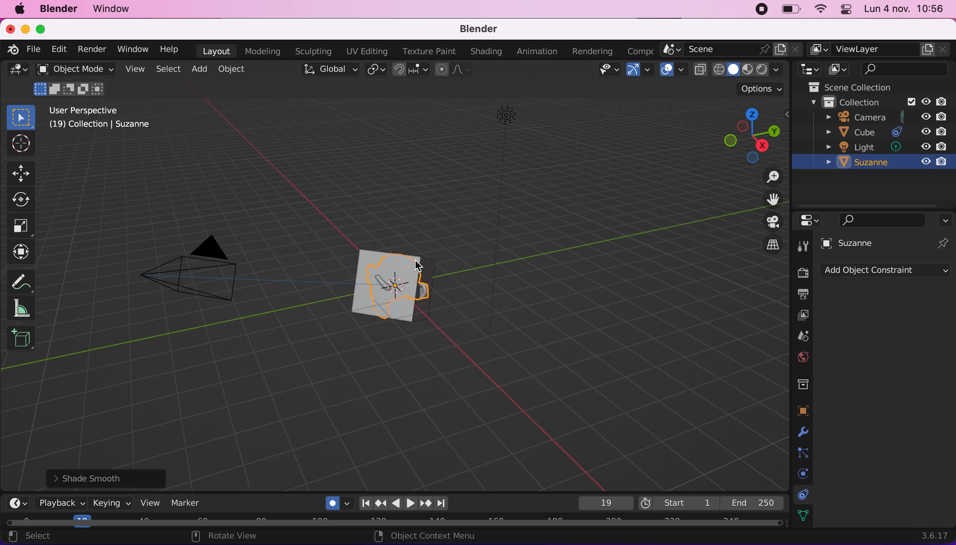  I want to click on light, so click(884, 147).